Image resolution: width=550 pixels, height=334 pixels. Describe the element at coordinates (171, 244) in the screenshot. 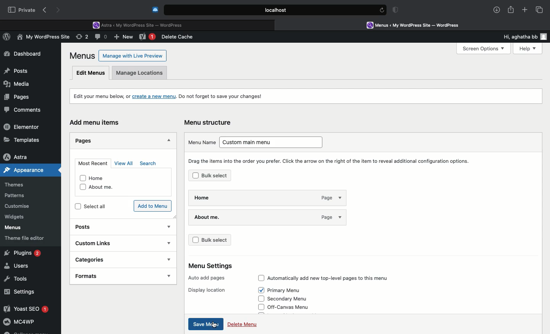

I see `show` at that location.